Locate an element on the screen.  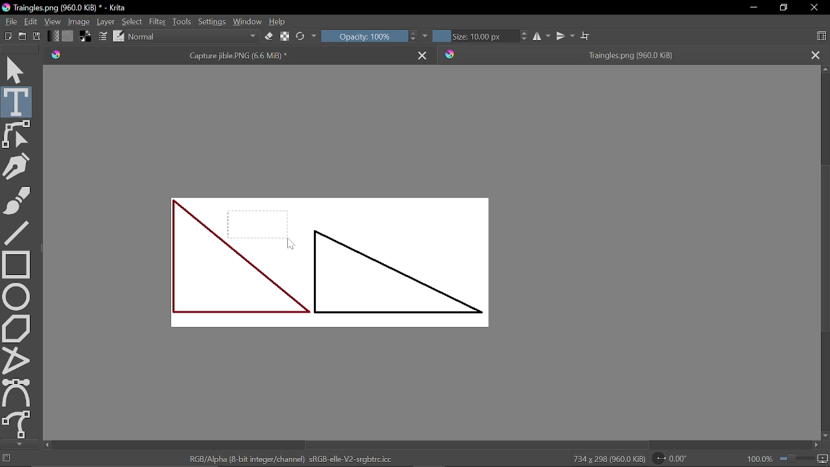
Filter is located at coordinates (158, 22).